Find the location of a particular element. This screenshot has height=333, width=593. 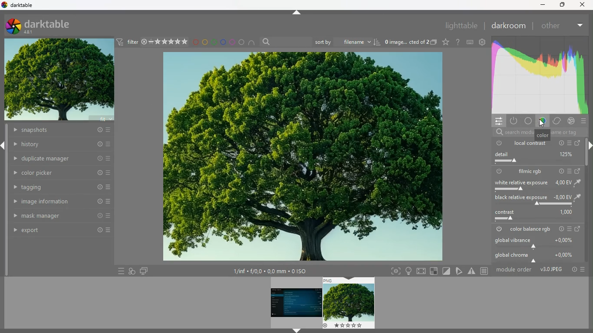

red is located at coordinates (195, 43).